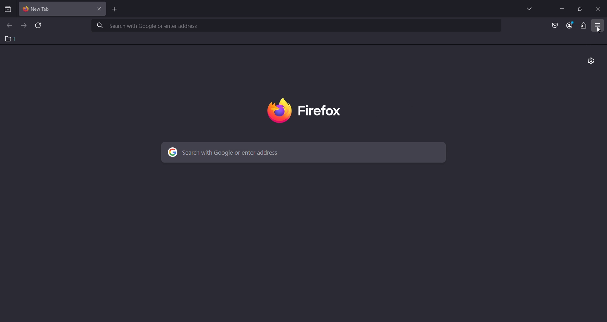  I want to click on Search with Google or enter address, so click(227, 151).